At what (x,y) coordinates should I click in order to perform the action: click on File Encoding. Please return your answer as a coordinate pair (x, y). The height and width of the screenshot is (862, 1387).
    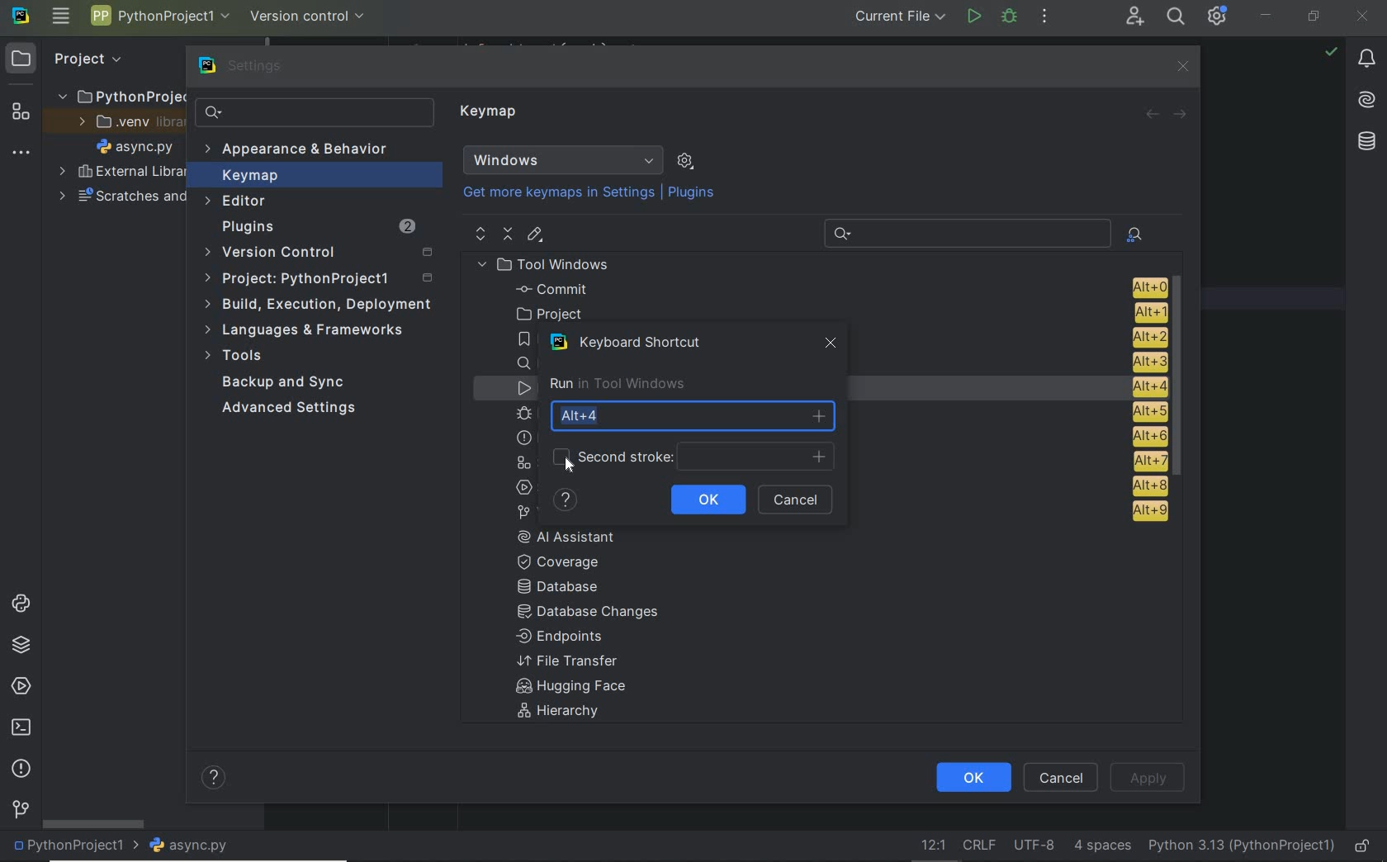
    Looking at the image, I should click on (1035, 846).